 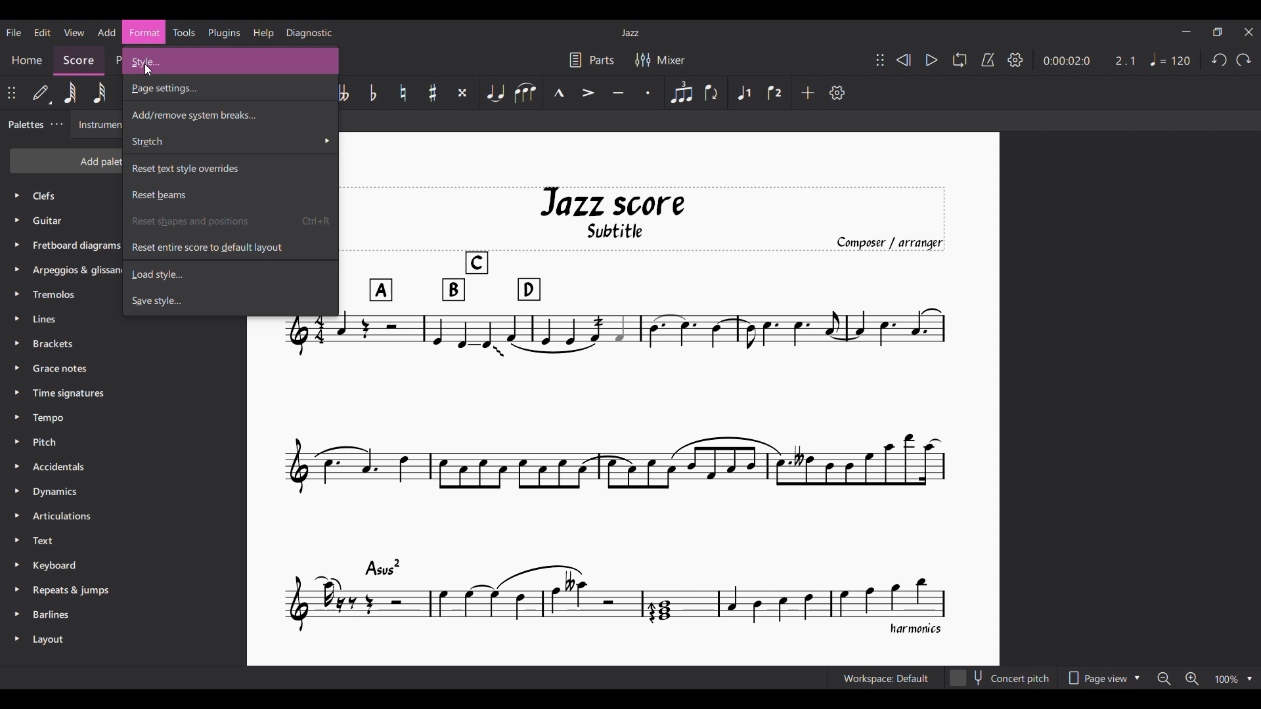 What do you see at coordinates (193, 193) in the screenshot?
I see `Reset beams` at bounding box center [193, 193].